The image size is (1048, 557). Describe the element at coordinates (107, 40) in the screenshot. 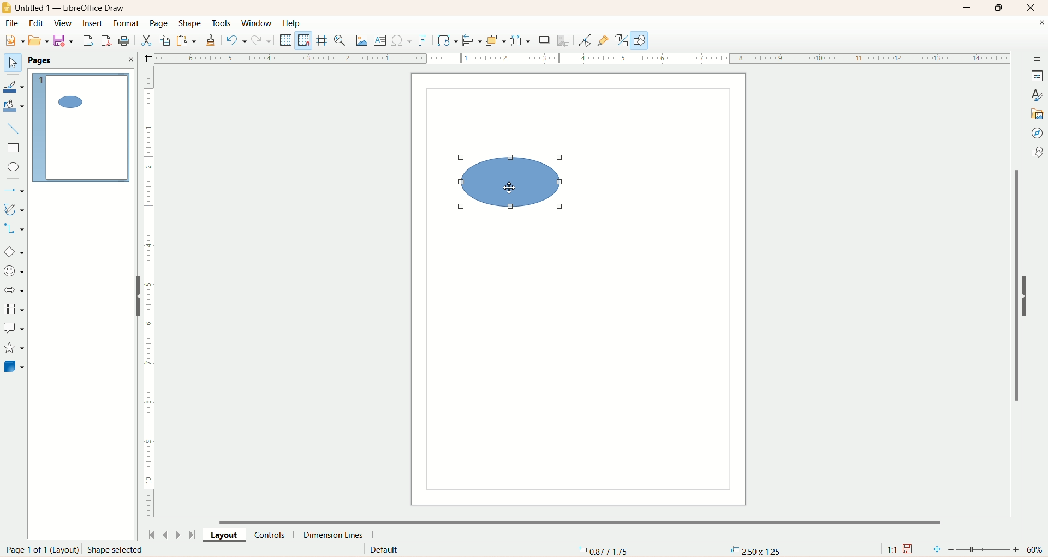

I see `export directly as PDF` at that location.